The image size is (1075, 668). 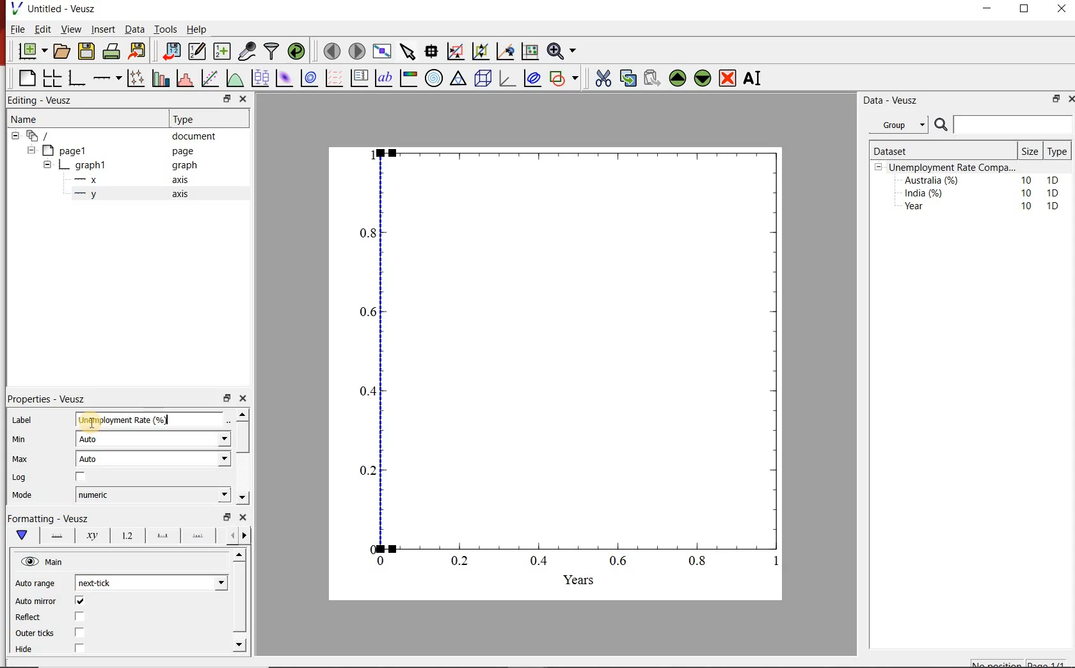 I want to click on cursor, so click(x=94, y=422).